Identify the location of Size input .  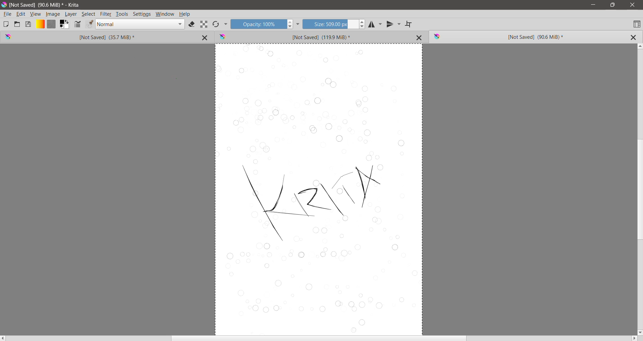
(330, 24).